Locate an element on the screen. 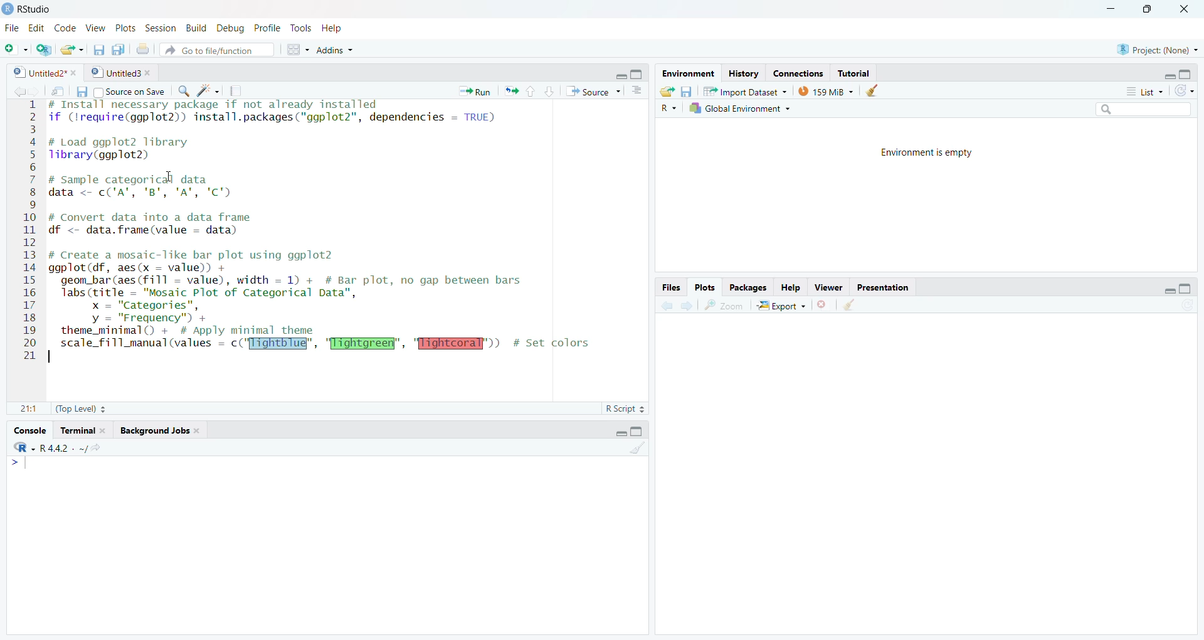 The image size is (1204, 640). Save is located at coordinates (97, 51).